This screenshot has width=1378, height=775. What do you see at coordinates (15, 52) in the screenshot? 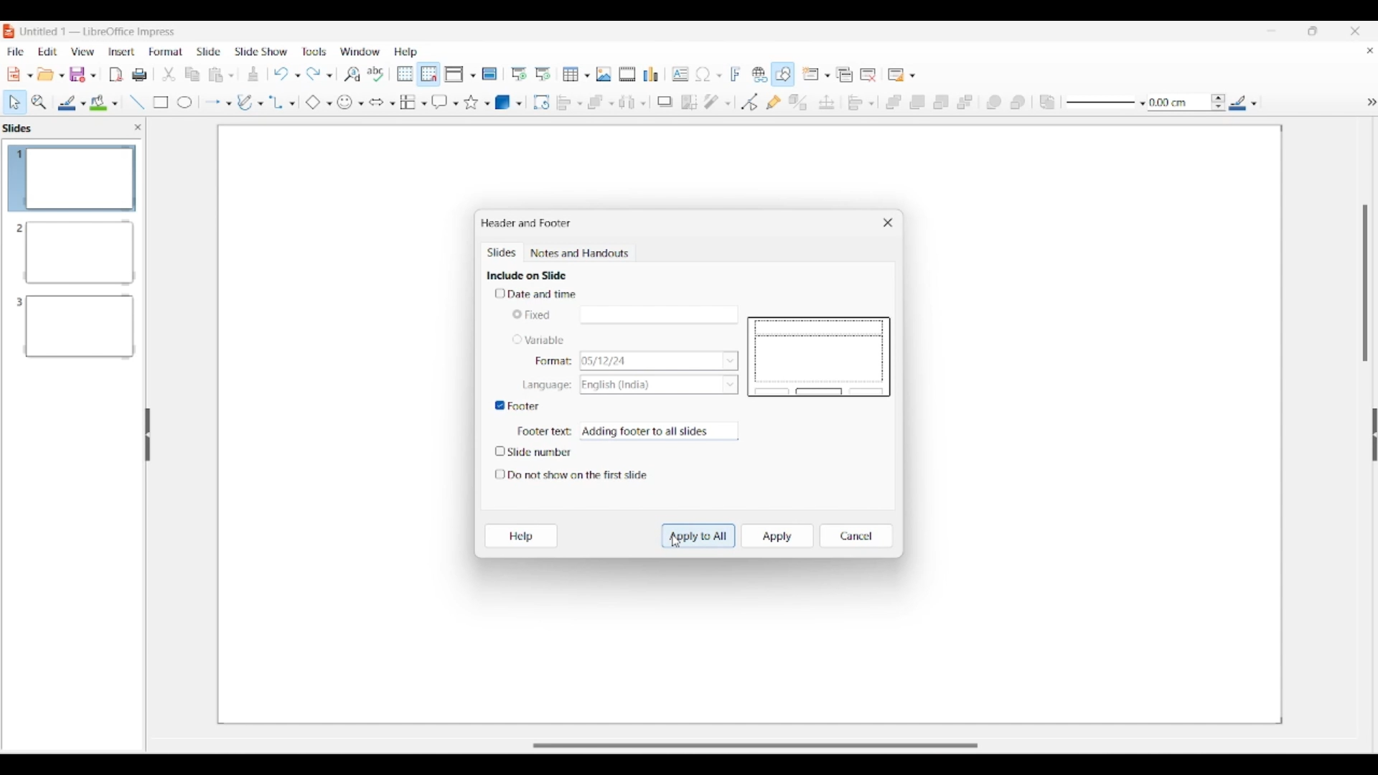
I see `File menu` at bounding box center [15, 52].